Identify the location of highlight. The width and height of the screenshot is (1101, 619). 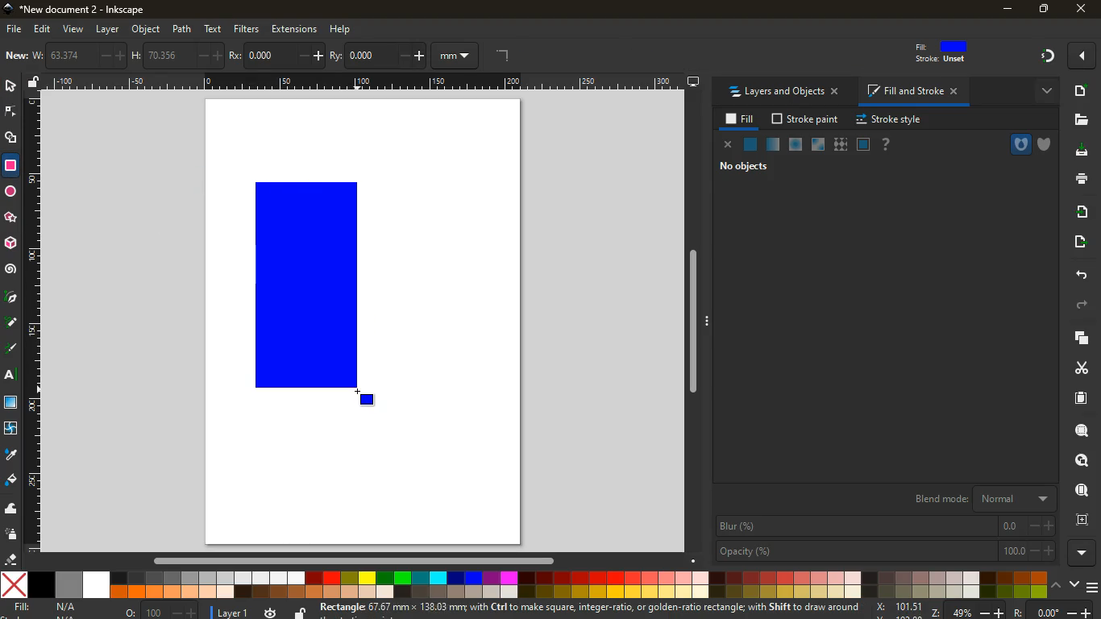
(14, 350).